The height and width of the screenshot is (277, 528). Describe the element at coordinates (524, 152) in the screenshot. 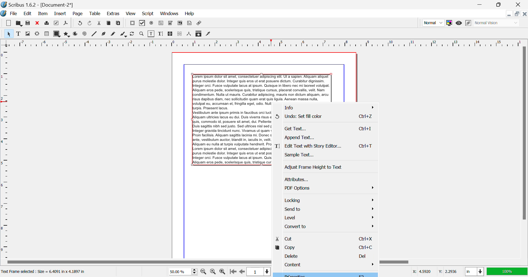

I see `Scroll Bar` at that location.